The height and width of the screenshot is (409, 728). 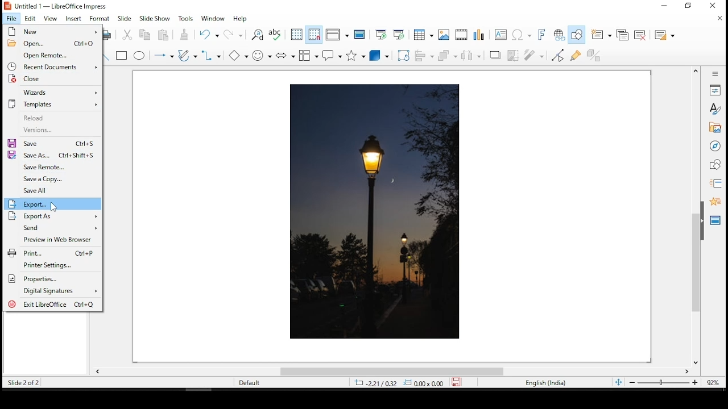 What do you see at coordinates (495, 56) in the screenshot?
I see `shadow` at bounding box center [495, 56].